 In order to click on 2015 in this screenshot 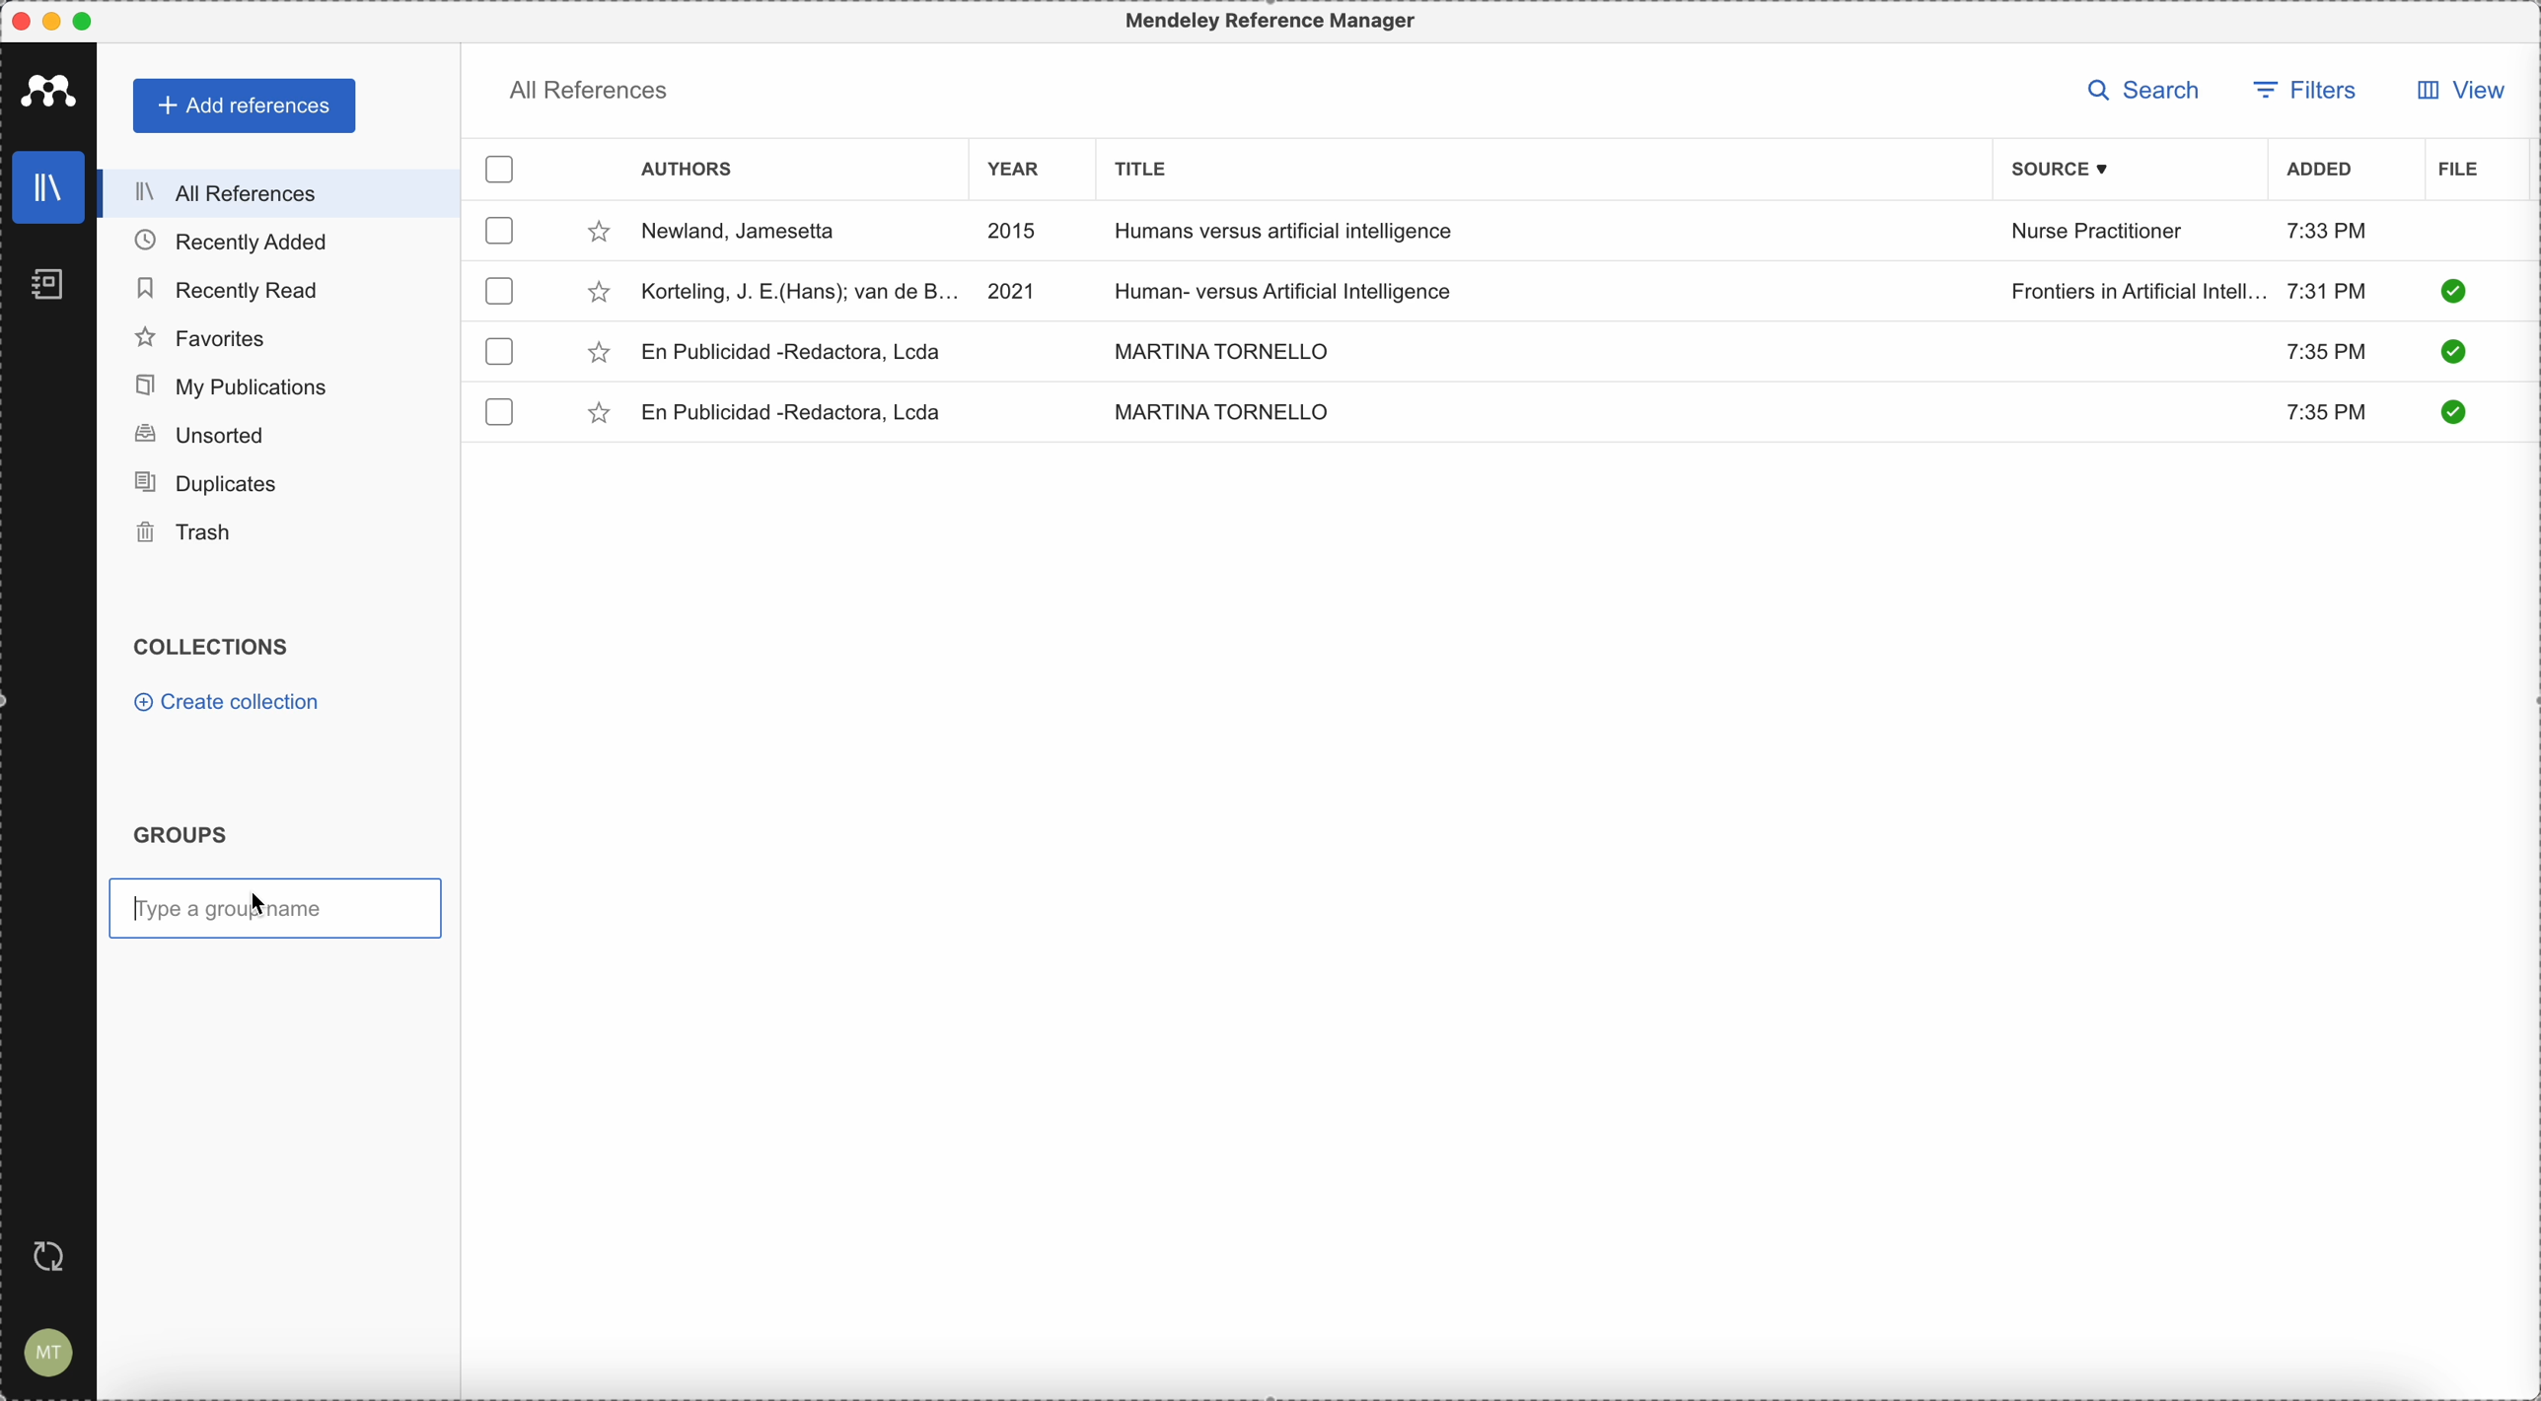, I will do `click(1017, 233)`.